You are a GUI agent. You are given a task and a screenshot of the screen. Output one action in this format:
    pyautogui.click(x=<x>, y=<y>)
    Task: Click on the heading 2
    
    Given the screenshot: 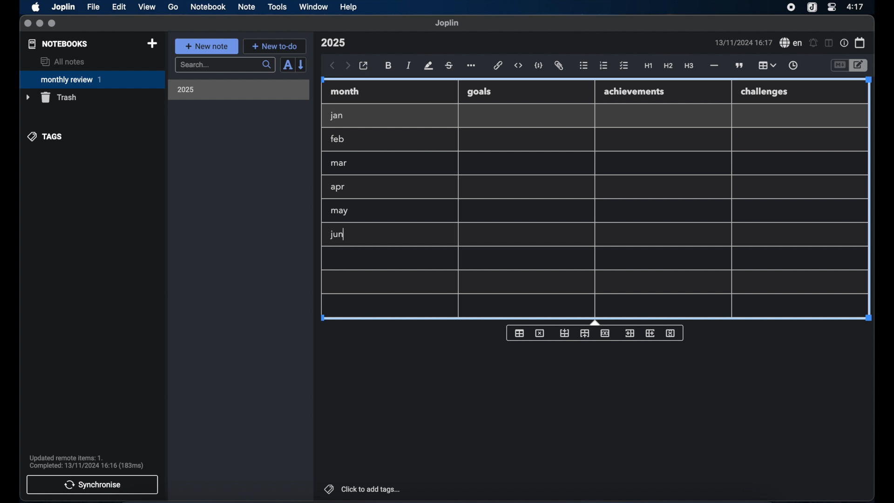 What is the action you would take?
    pyautogui.click(x=669, y=66)
    